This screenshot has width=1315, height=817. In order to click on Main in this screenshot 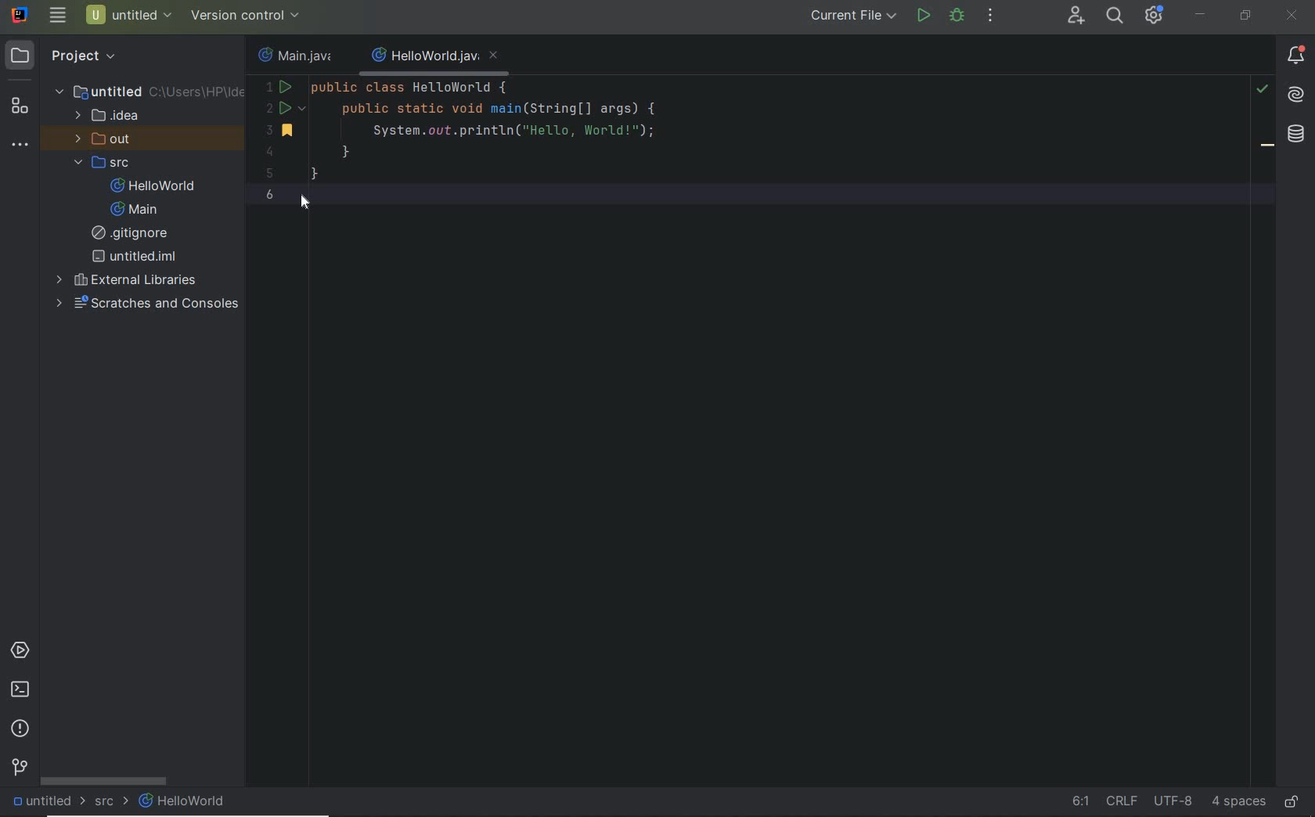, I will do `click(138, 210)`.